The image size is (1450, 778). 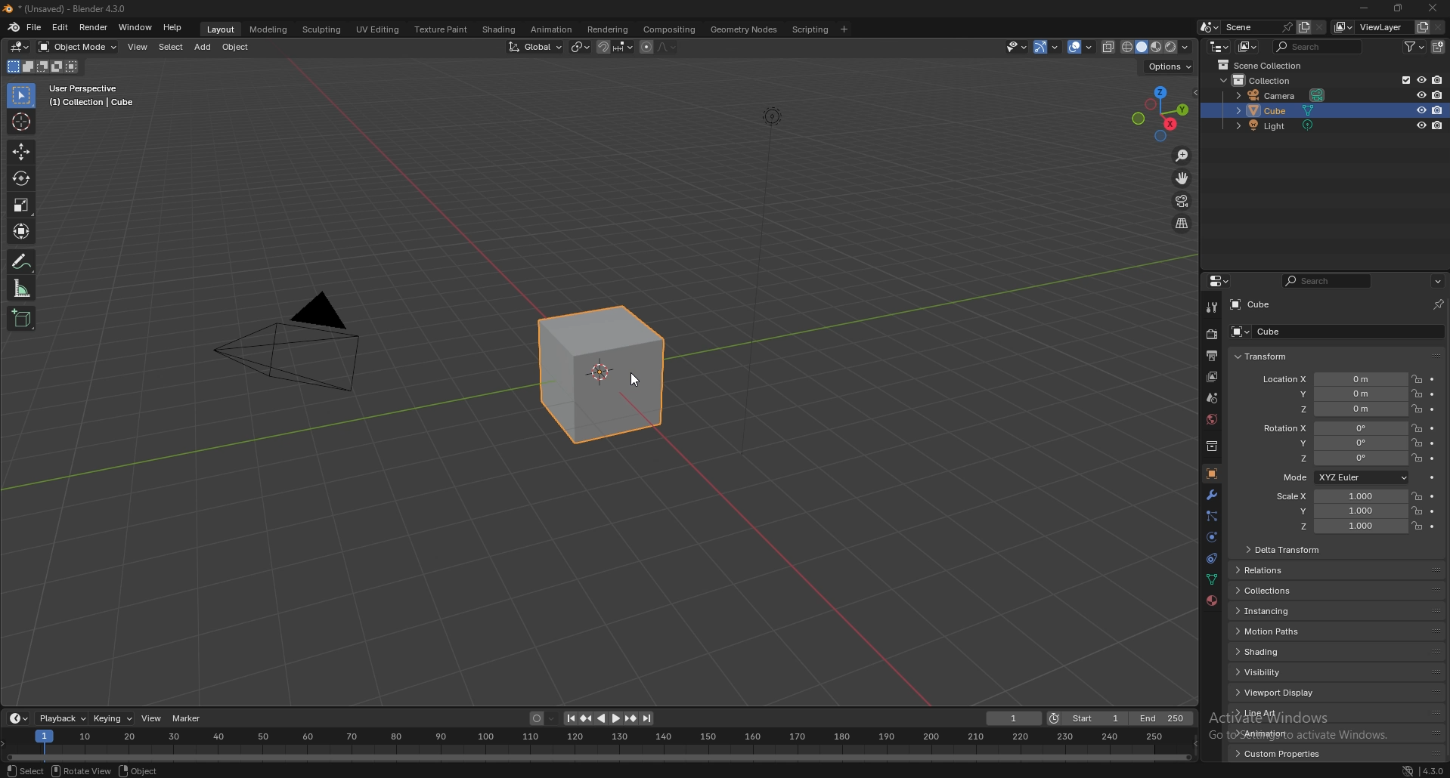 What do you see at coordinates (1433, 496) in the screenshot?
I see `animate property` at bounding box center [1433, 496].